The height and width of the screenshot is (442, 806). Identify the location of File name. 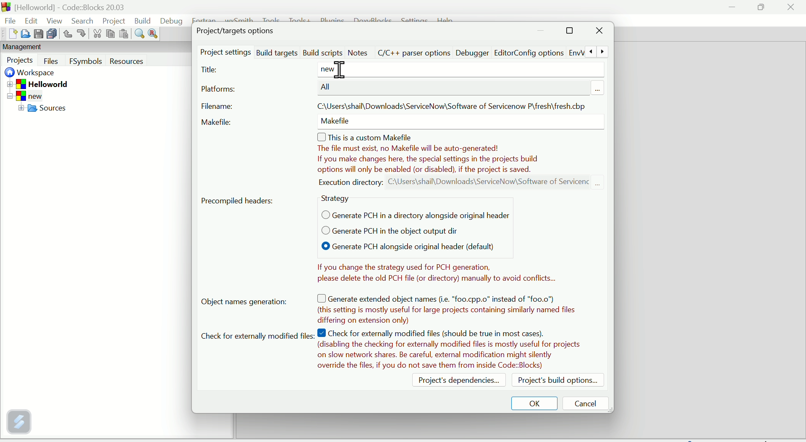
(215, 106).